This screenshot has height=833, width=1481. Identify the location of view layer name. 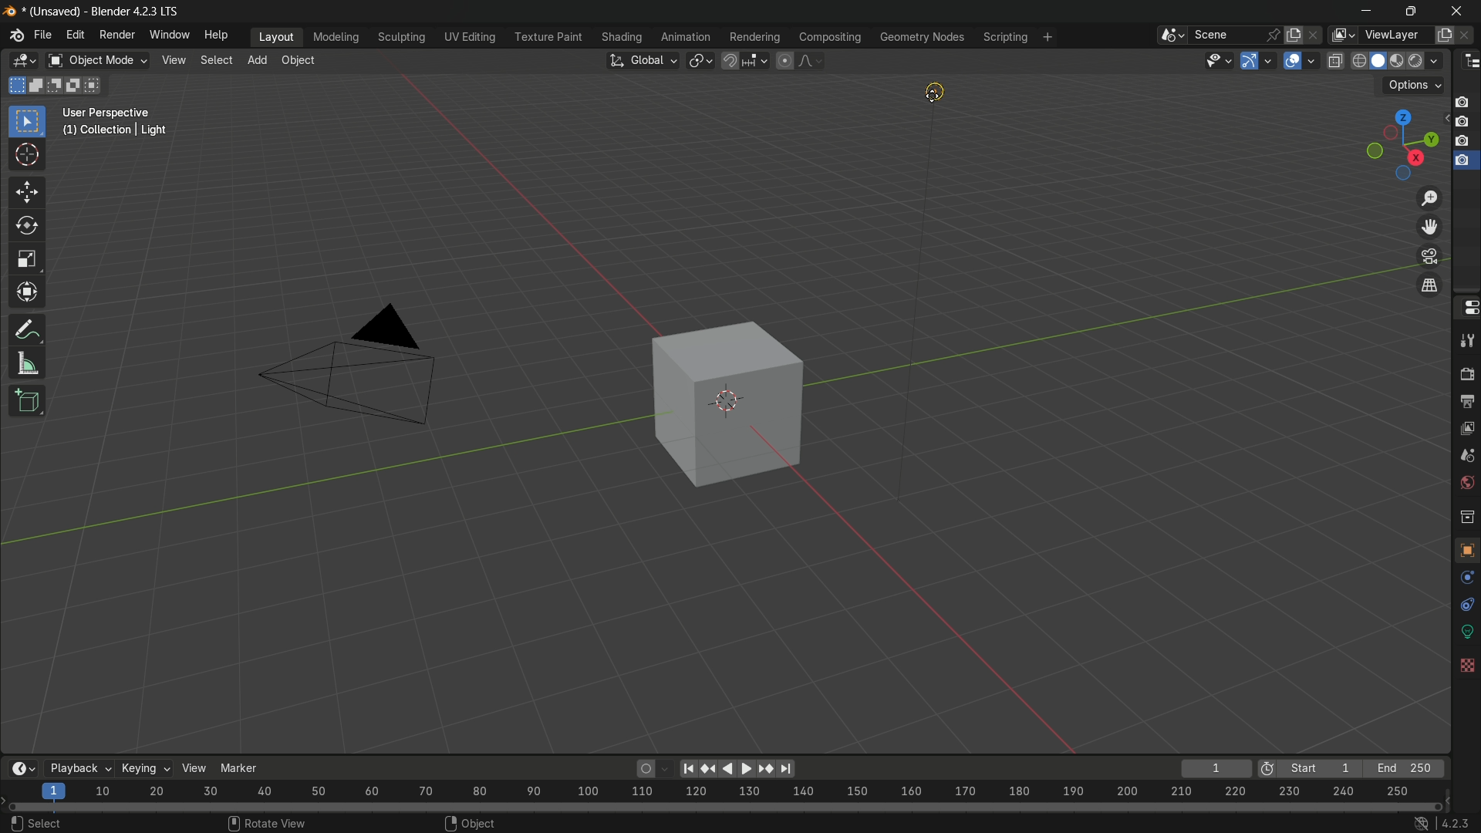
(1394, 35).